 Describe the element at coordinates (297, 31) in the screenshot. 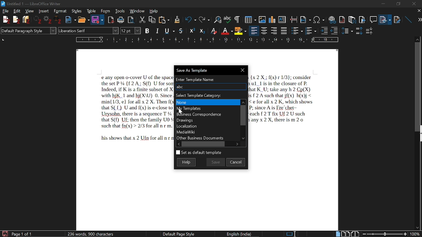

I see `toggled unordered list` at that location.